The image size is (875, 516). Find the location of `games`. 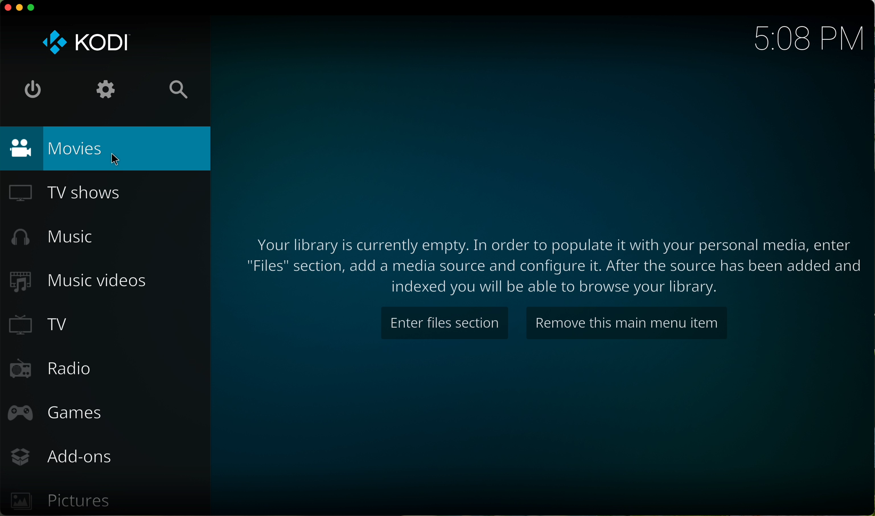

games is located at coordinates (56, 413).